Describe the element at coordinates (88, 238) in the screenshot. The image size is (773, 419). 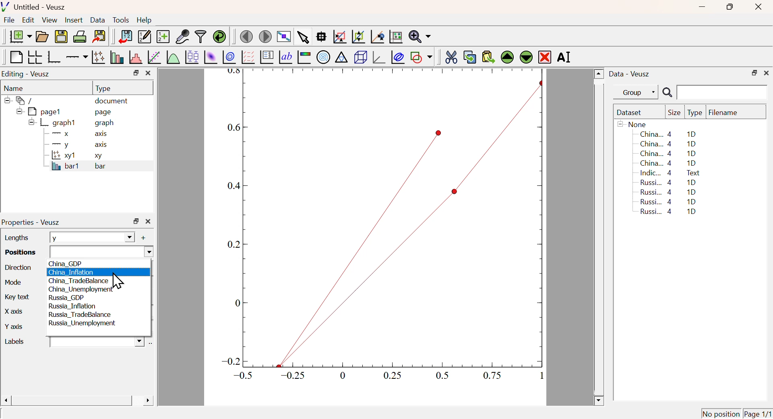
I see `y` at that location.